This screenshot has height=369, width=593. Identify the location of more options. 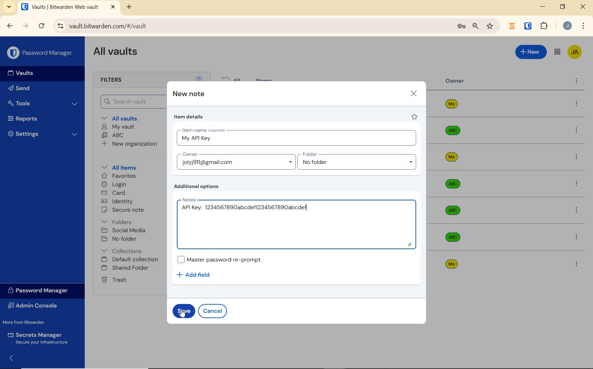
(576, 82).